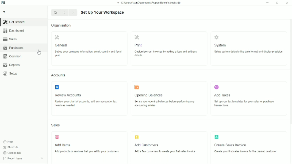 Image resolution: width=292 pixels, height=164 pixels. What do you see at coordinates (14, 57) in the screenshot?
I see `Common` at bounding box center [14, 57].